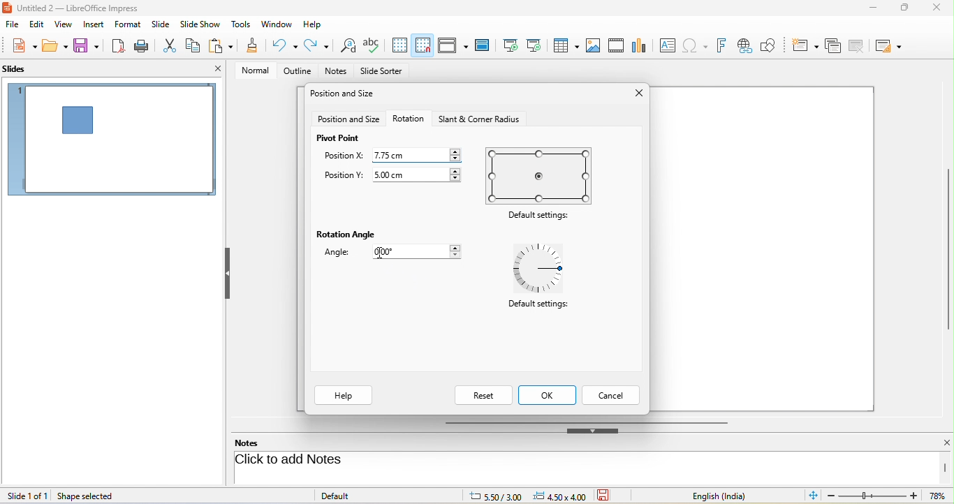 The width and height of the screenshot is (954, 504). I want to click on insert, so click(92, 24).